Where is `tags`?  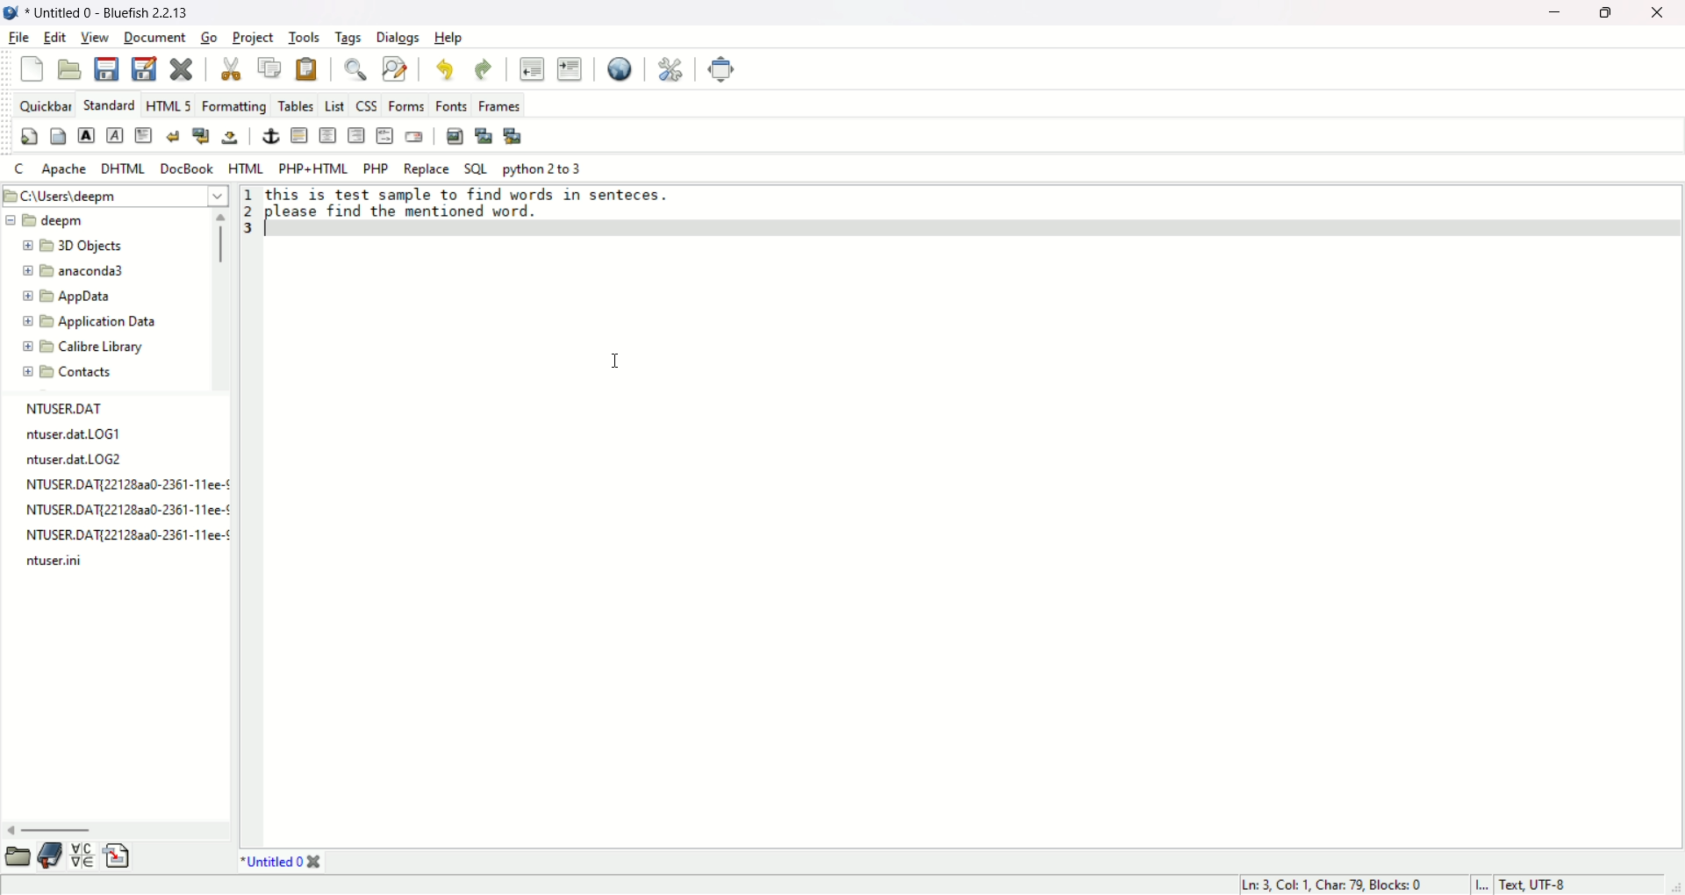 tags is located at coordinates (348, 38).